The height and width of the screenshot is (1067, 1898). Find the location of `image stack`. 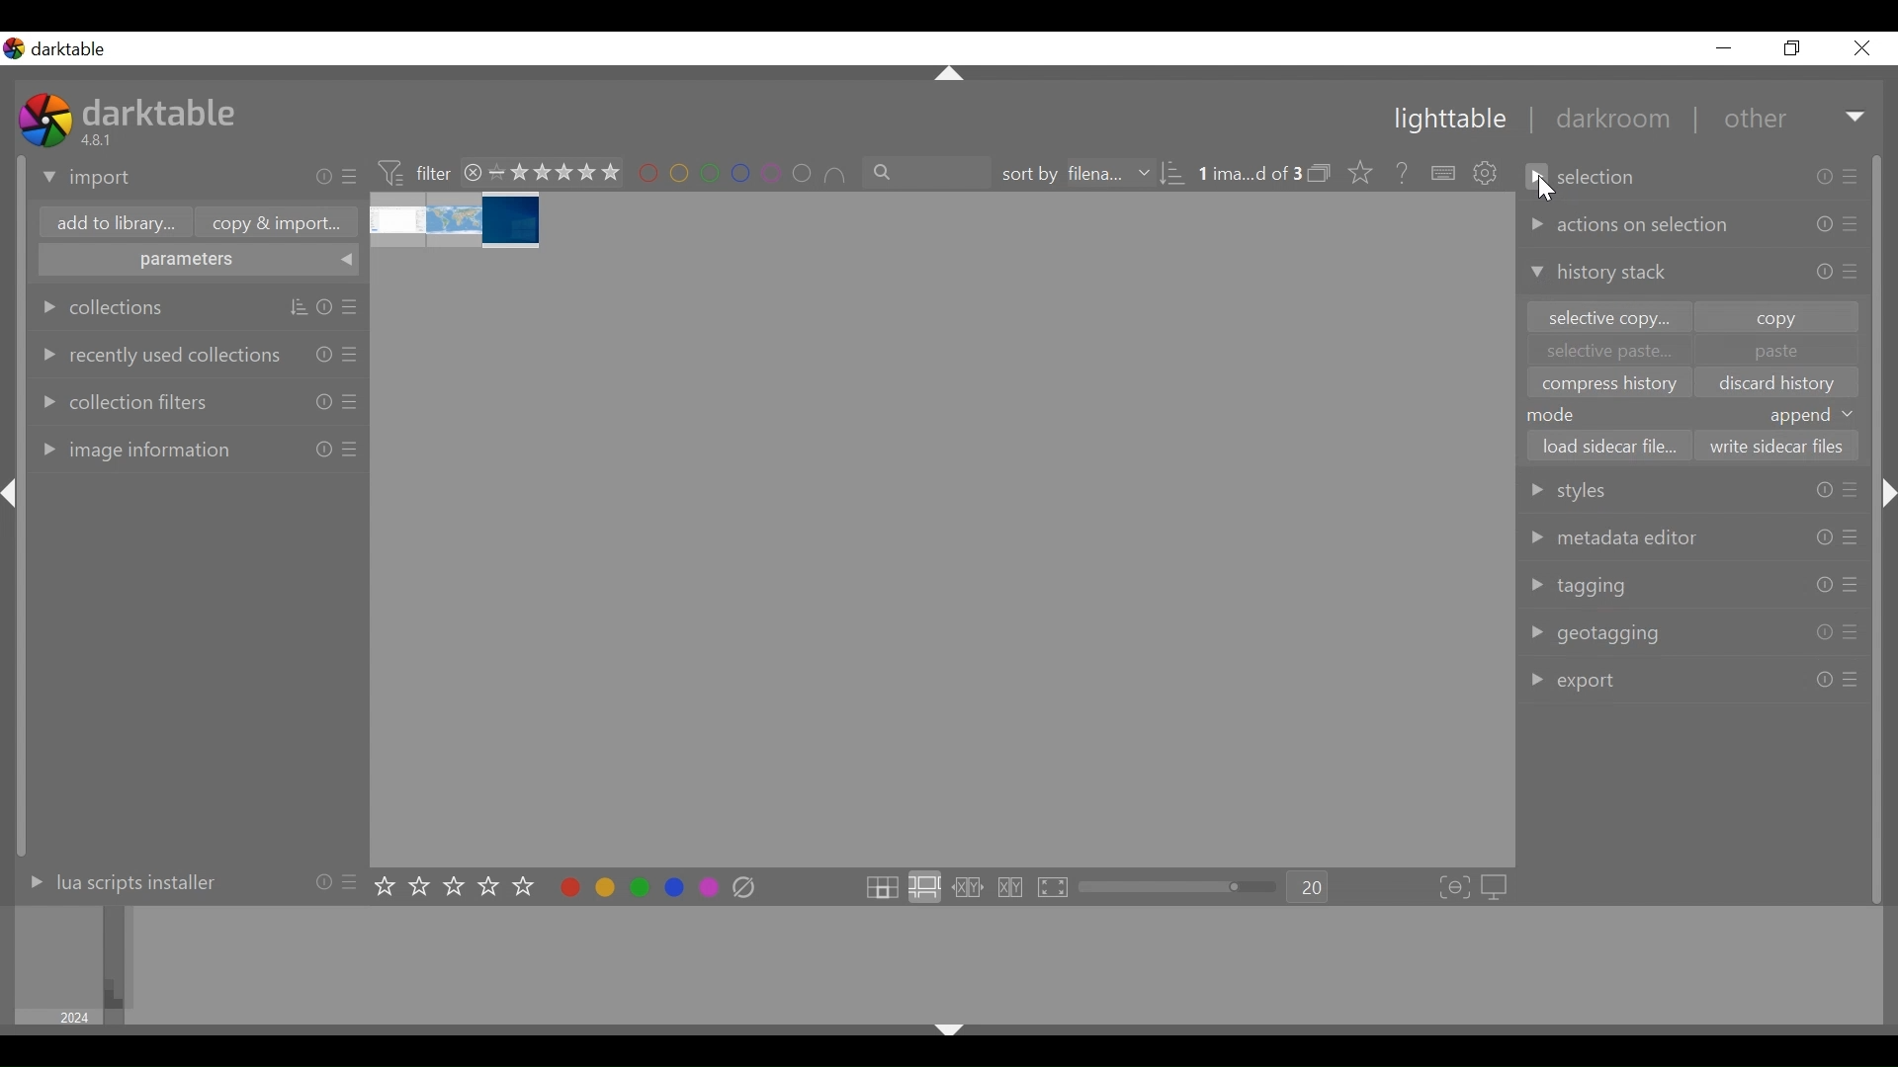

image stack is located at coordinates (458, 221).